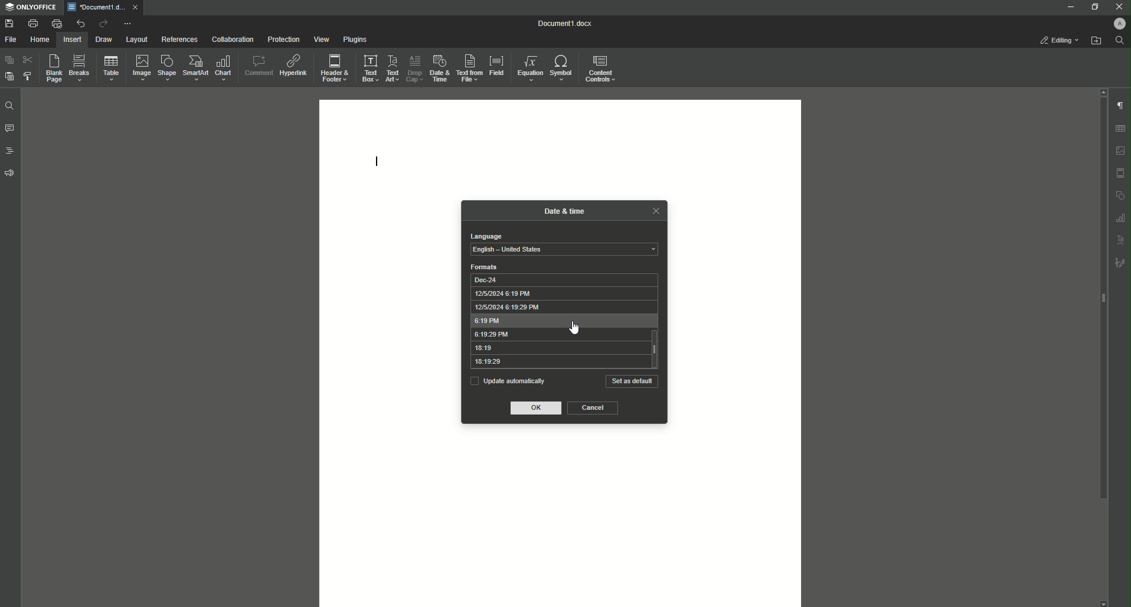 Image resolution: width=1131 pixels, height=607 pixels. Describe the element at coordinates (632, 381) in the screenshot. I see `Set as default` at that location.